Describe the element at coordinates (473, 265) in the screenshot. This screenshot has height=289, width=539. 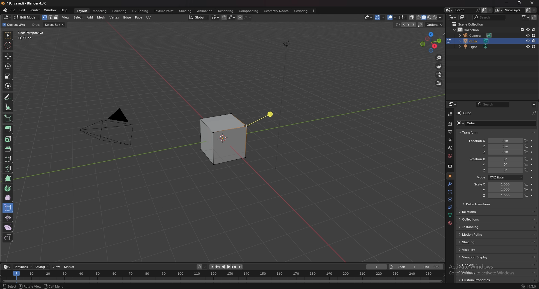
I see `line art` at that location.